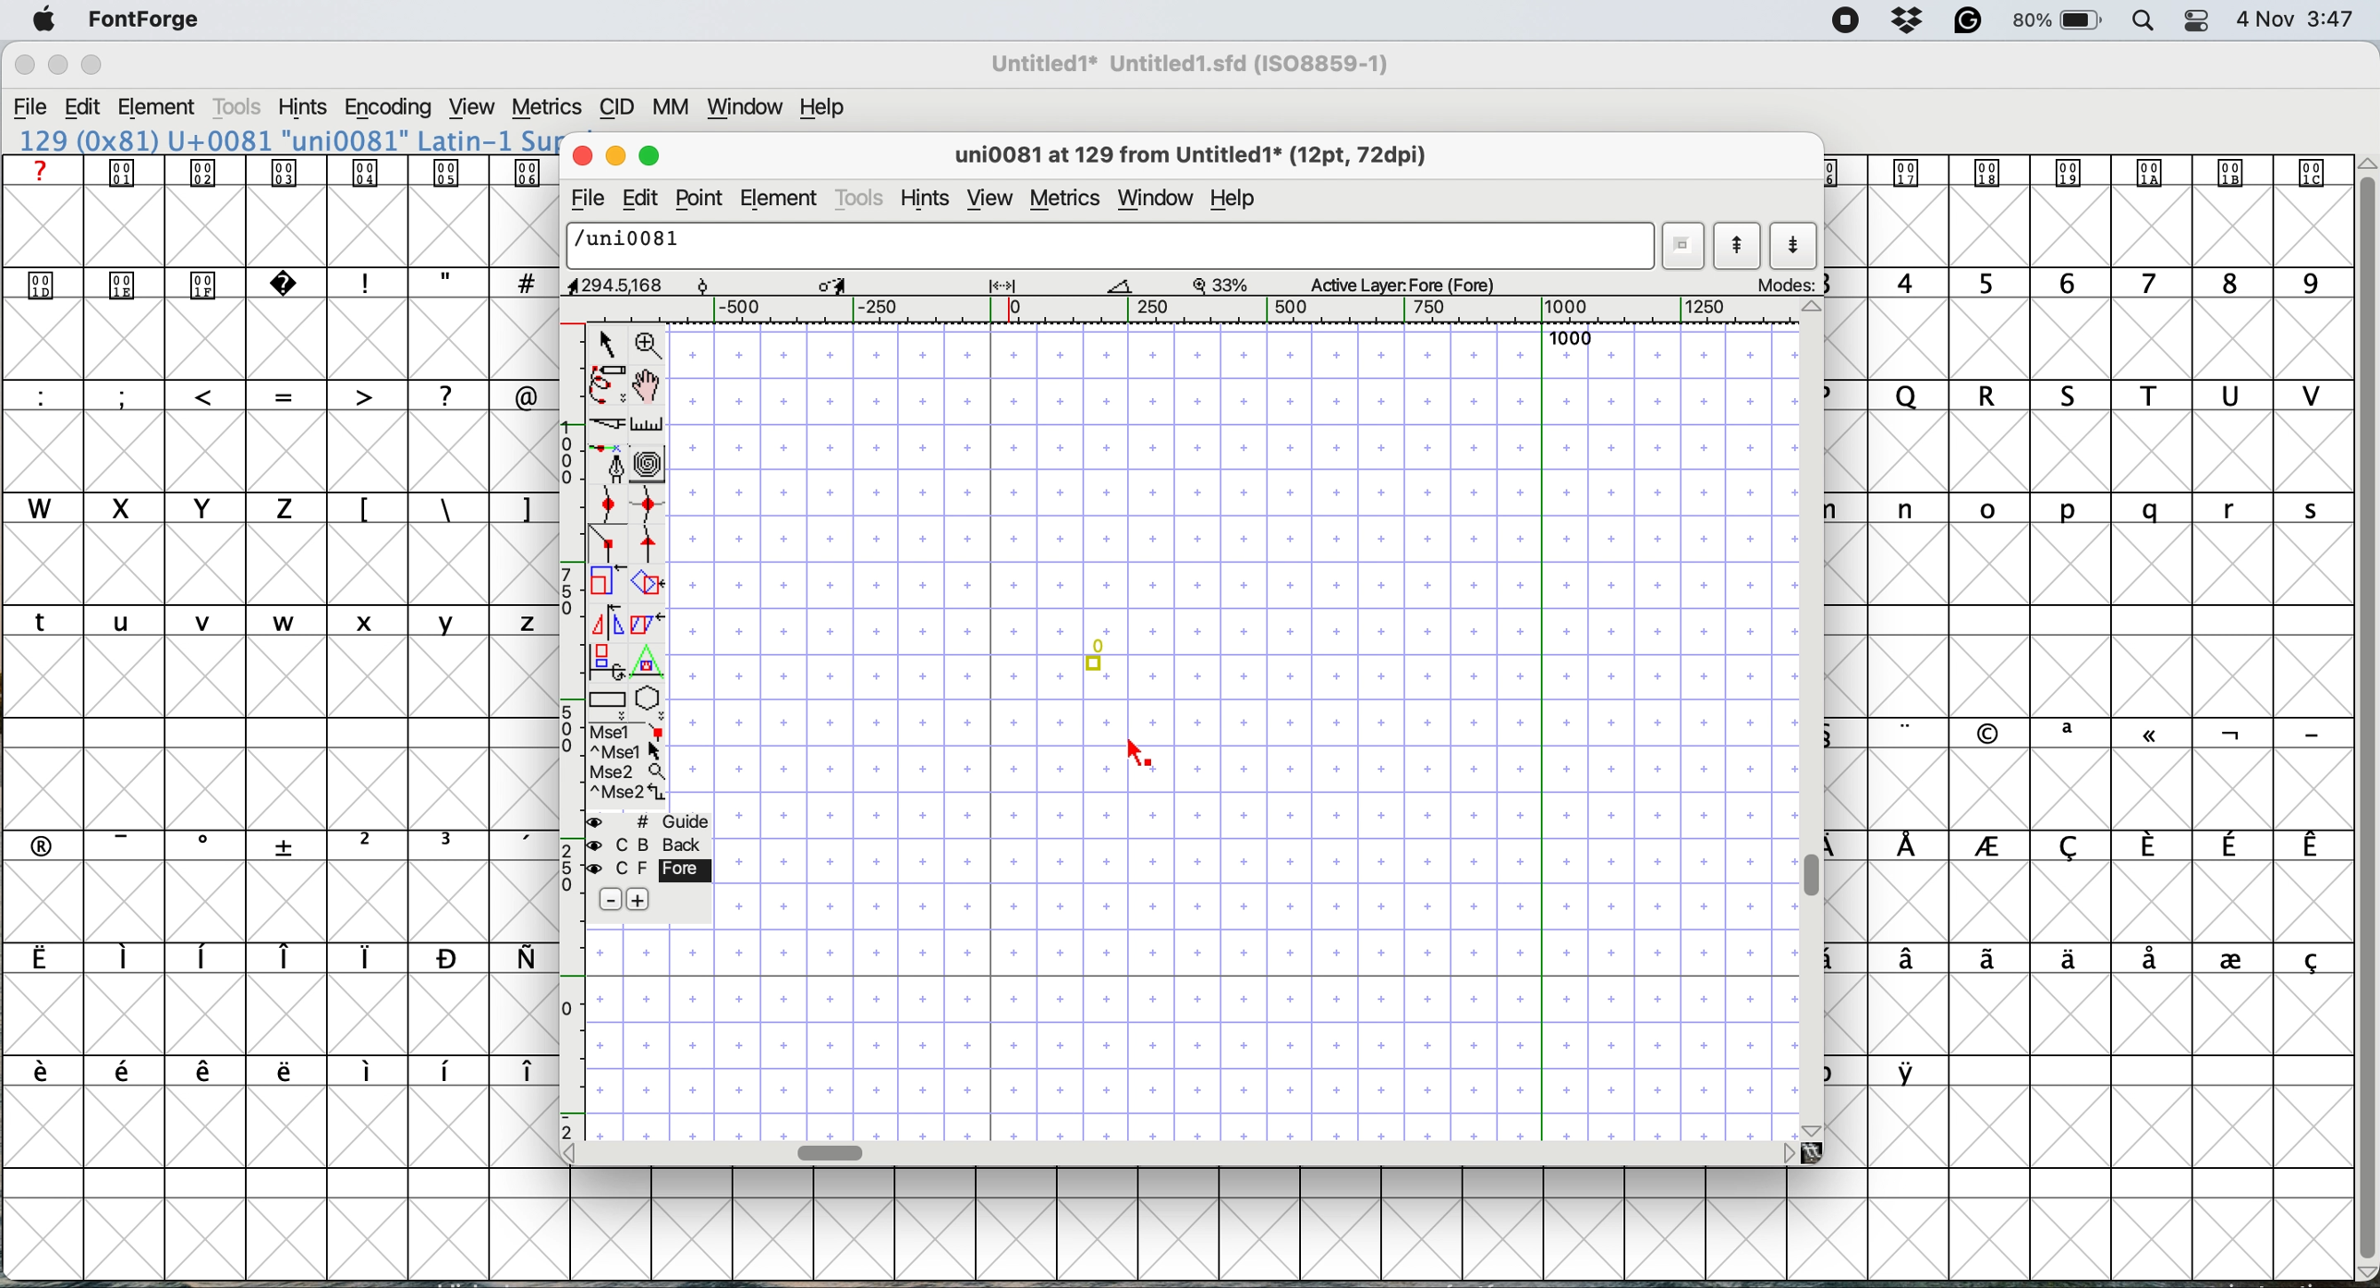 Image resolution: width=2380 pixels, height=1288 pixels. Describe the element at coordinates (607, 585) in the screenshot. I see `scale the selection` at that location.